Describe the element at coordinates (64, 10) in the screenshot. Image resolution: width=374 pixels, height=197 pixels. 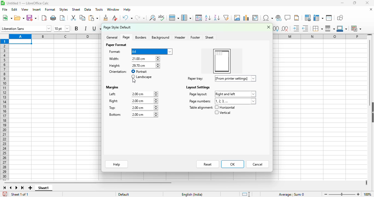
I see `styles` at that location.